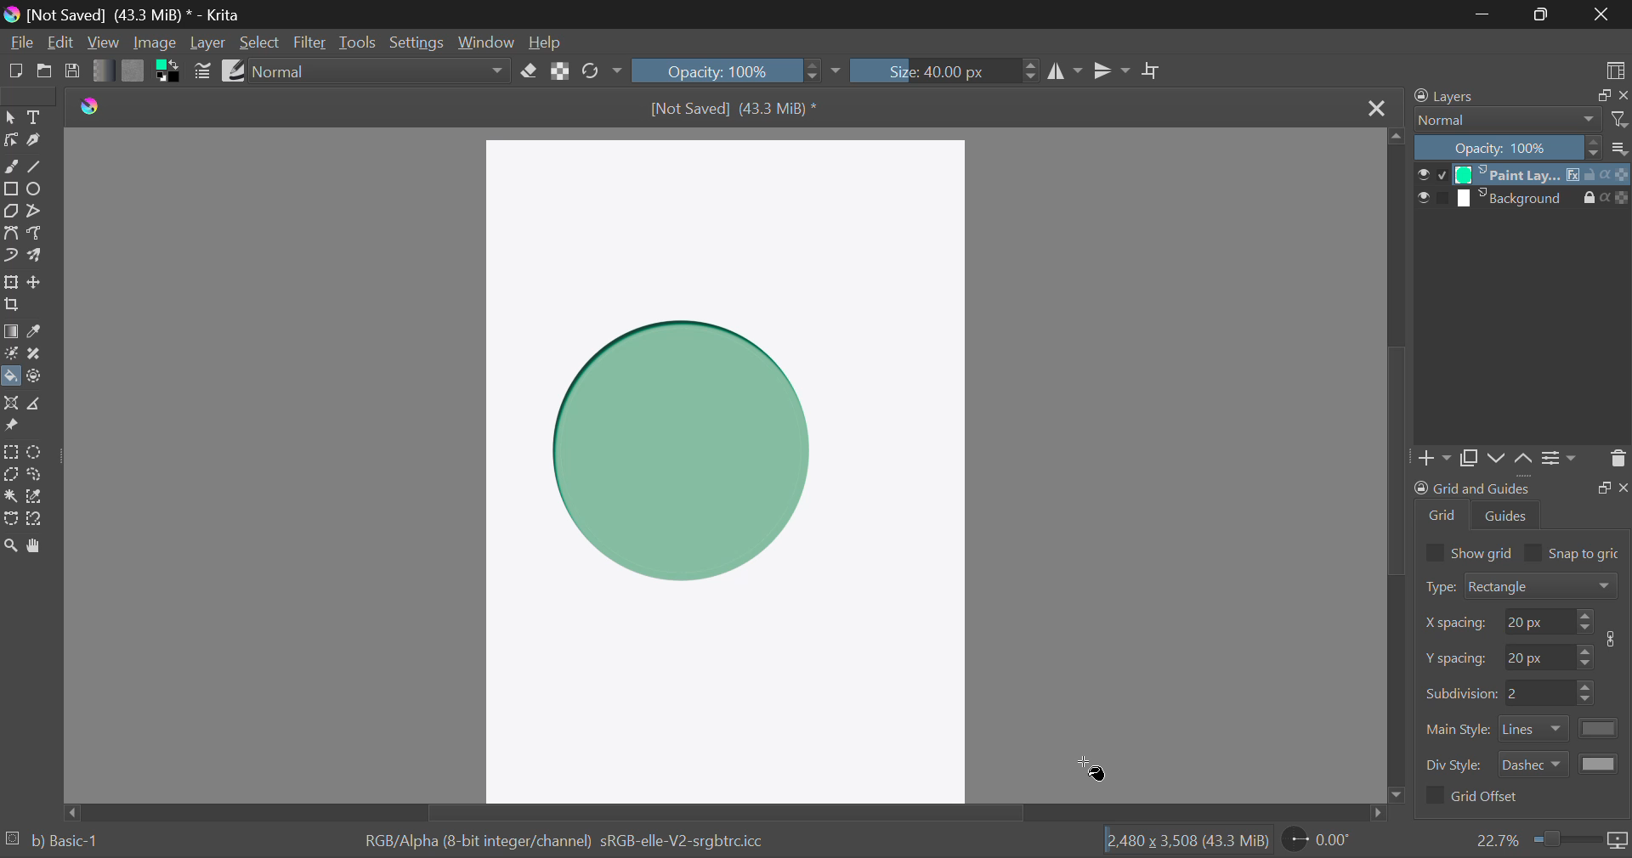  I want to click on Eyedropper, so click(37, 330).